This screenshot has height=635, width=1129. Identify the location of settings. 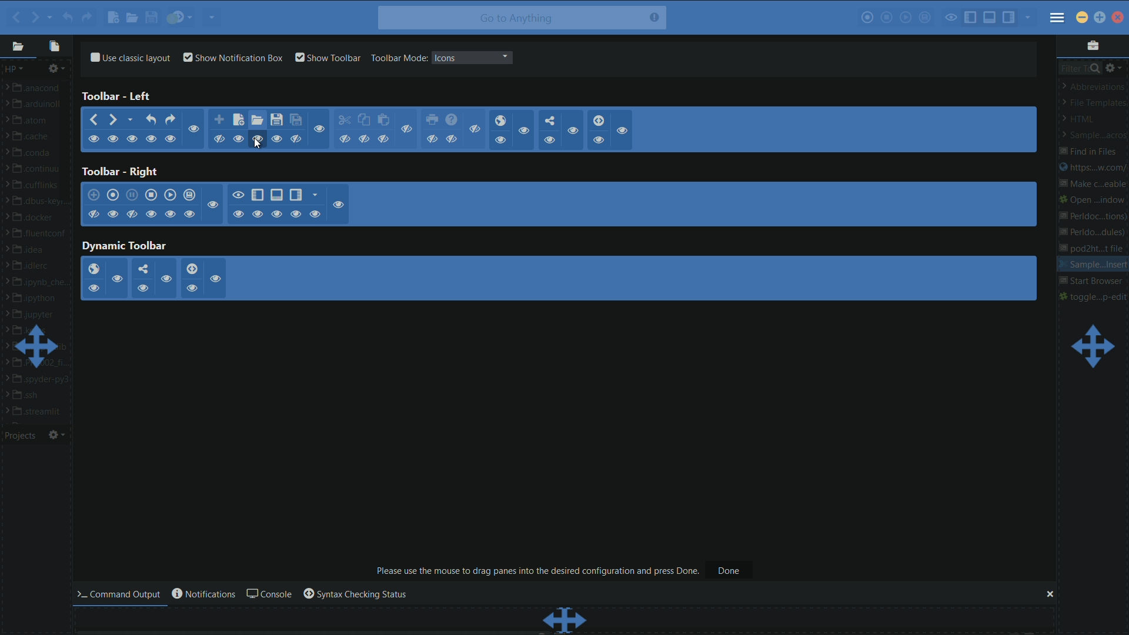
(58, 69).